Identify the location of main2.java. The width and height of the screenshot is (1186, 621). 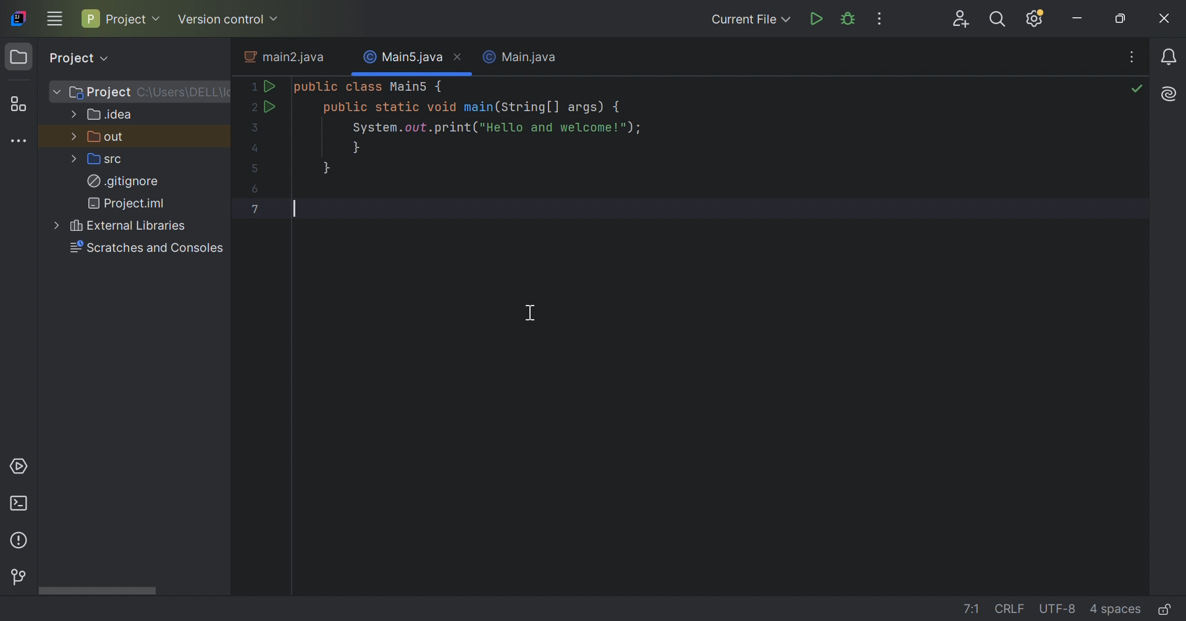
(282, 56).